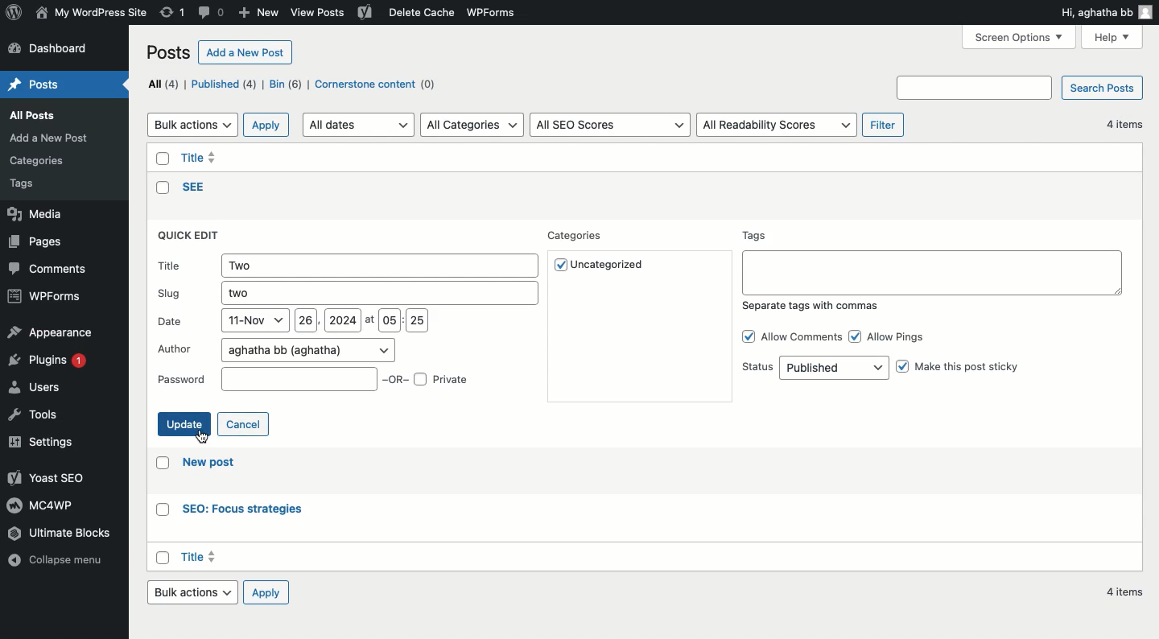  Describe the element at coordinates (419, 13) in the screenshot. I see `Delete cache` at that location.